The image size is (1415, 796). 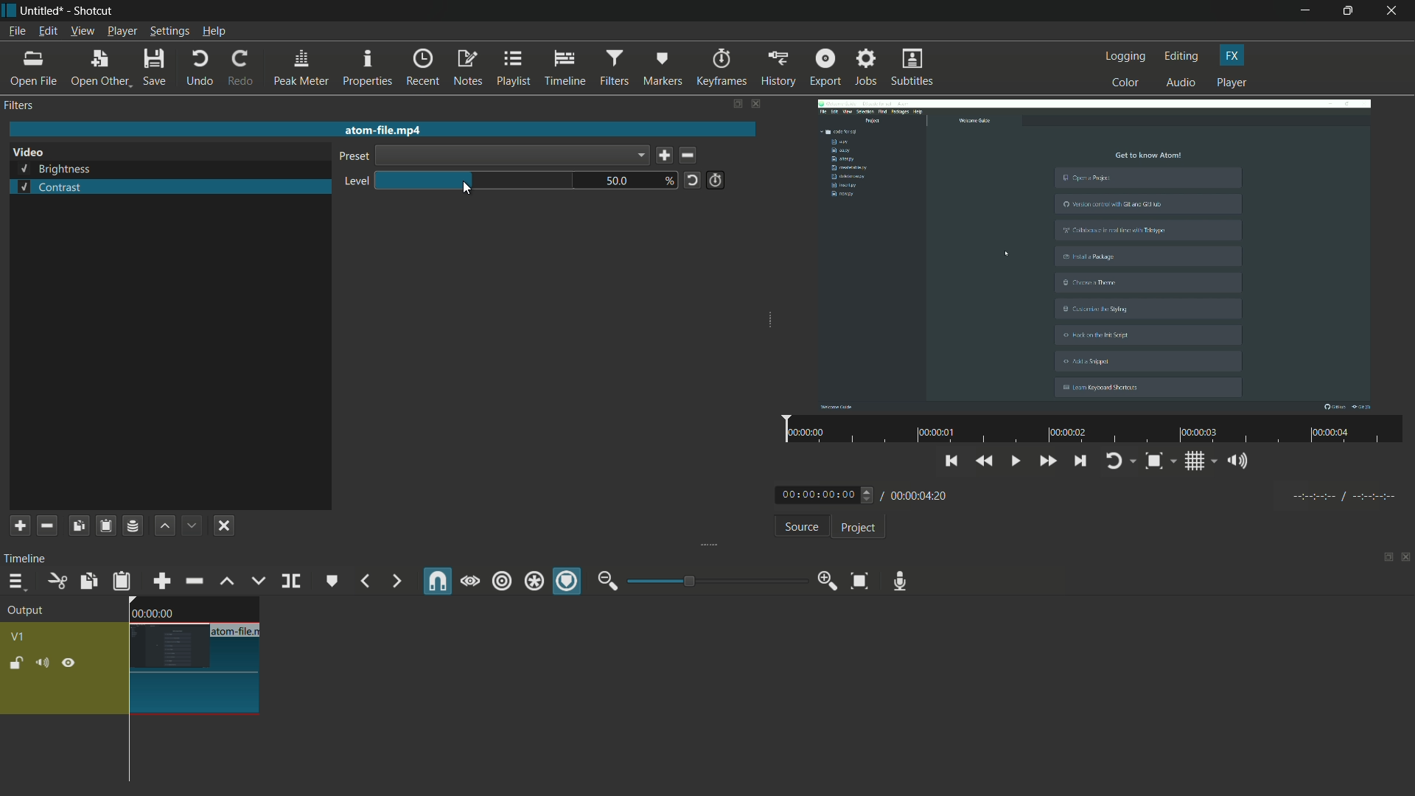 What do you see at coordinates (758, 105) in the screenshot?
I see `close filter pane` at bounding box center [758, 105].